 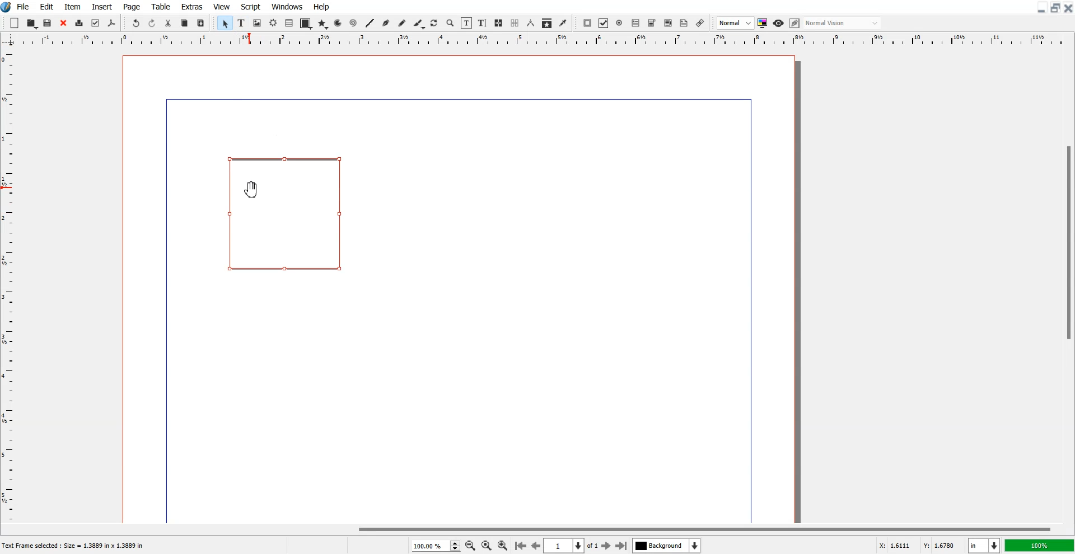 What do you see at coordinates (168, 23) in the screenshot?
I see `Cut` at bounding box center [168, 23].